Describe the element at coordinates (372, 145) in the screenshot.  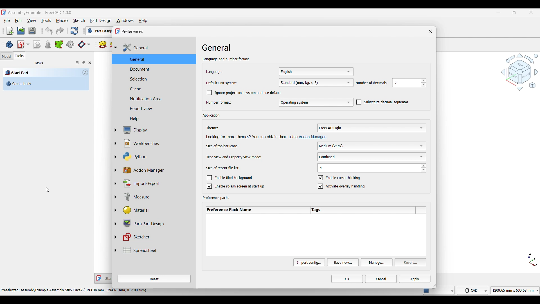
I see `Medium (24px)` at that location.